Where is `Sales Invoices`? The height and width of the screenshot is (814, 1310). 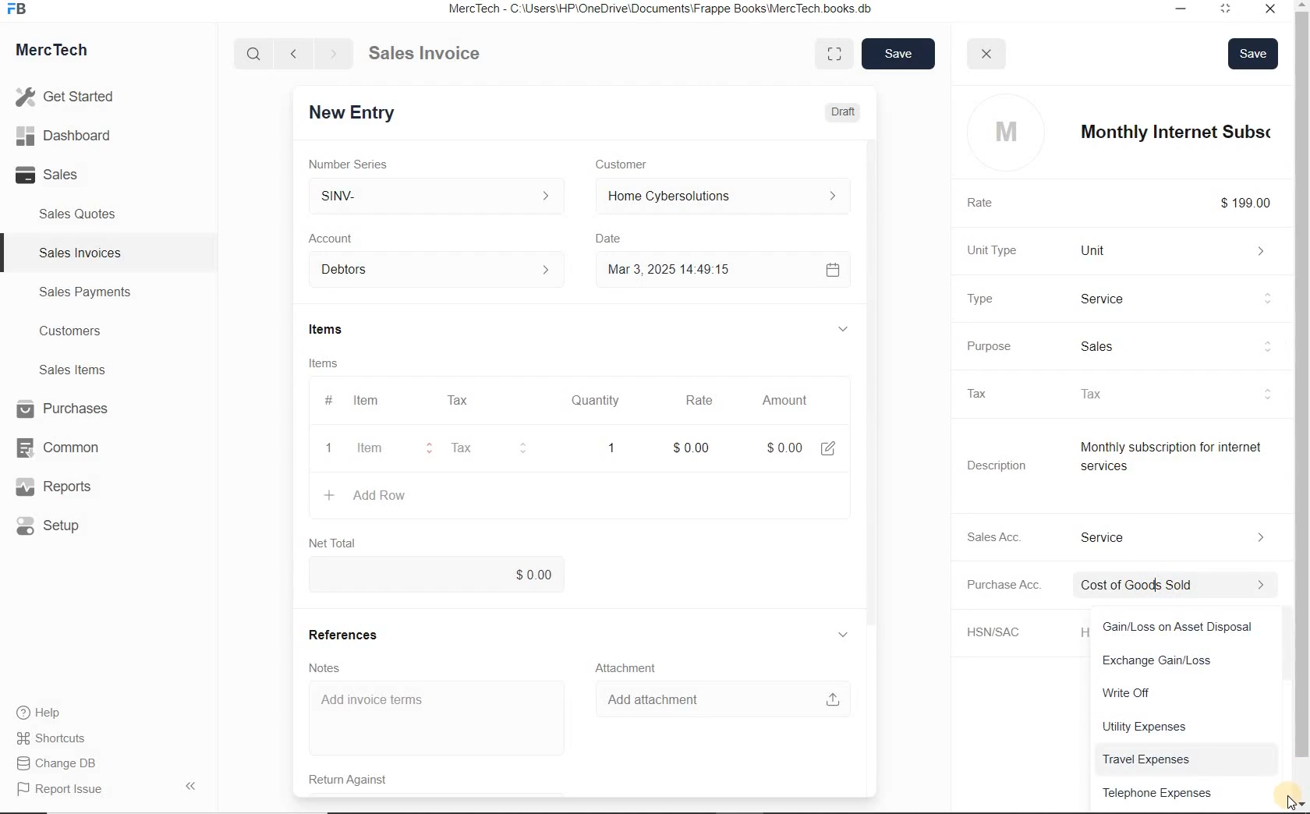
Sales Invoices is located at coordinates (81, 253).